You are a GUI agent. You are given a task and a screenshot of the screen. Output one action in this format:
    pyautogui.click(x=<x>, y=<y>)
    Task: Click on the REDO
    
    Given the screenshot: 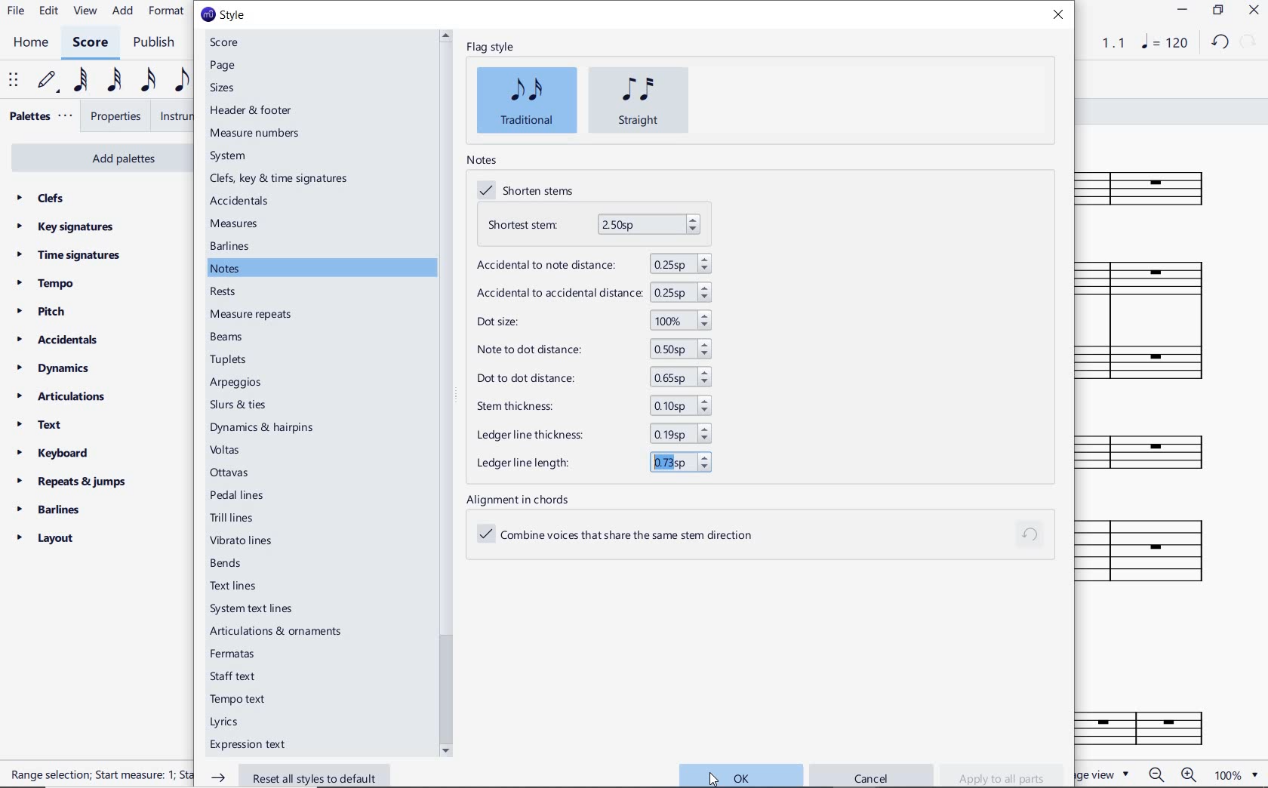 What is the action you would take?
    pyautogui.click(x=1249, y=42)
    